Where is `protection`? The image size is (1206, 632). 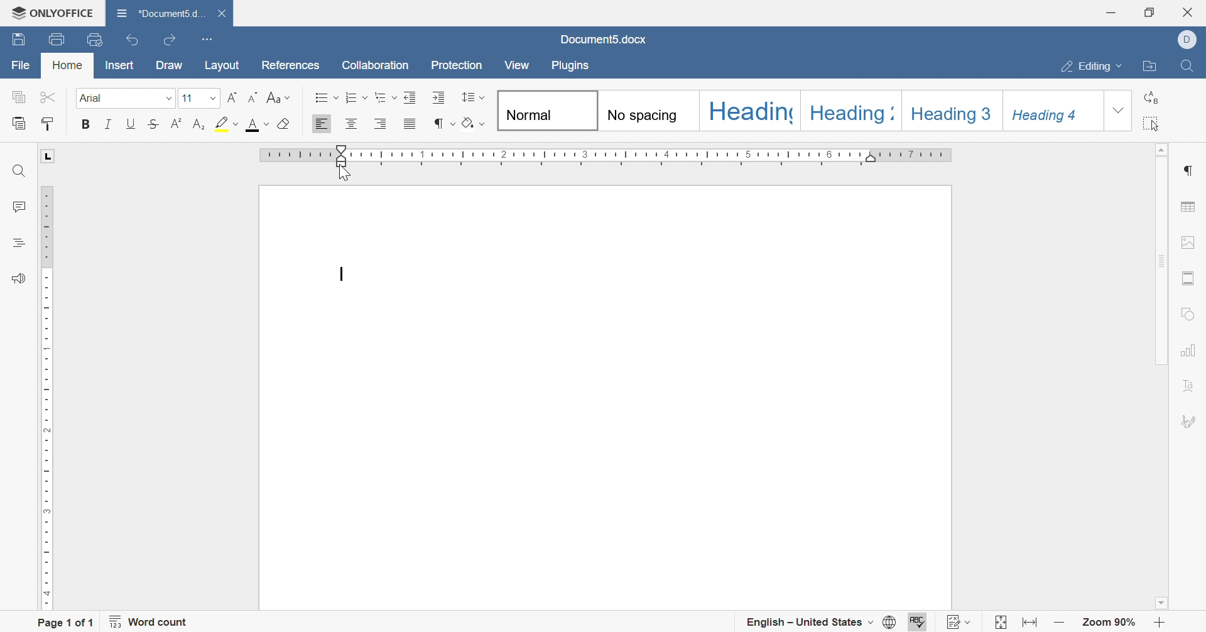
protection is located at coordinates (456, 65).